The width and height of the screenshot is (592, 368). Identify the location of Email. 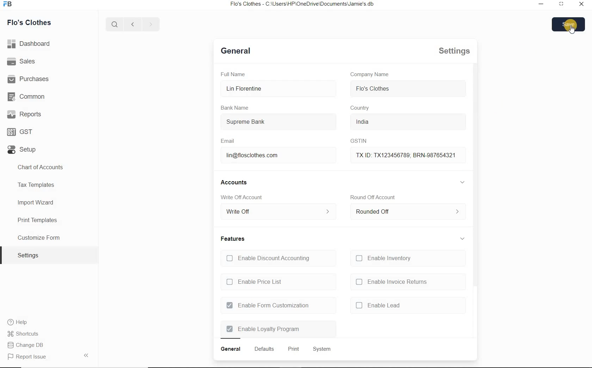
(229, 141).